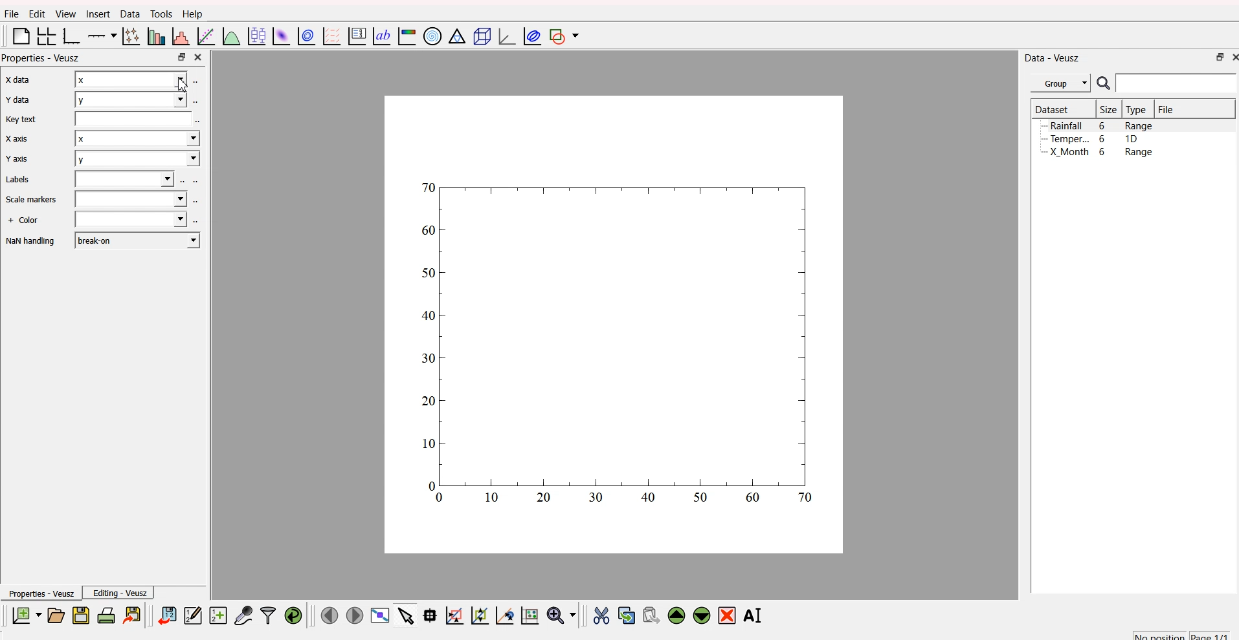 Image resolution: width=1239 pixels, height=640 pixels. I want to click on move to the next page, so click(356, 615).